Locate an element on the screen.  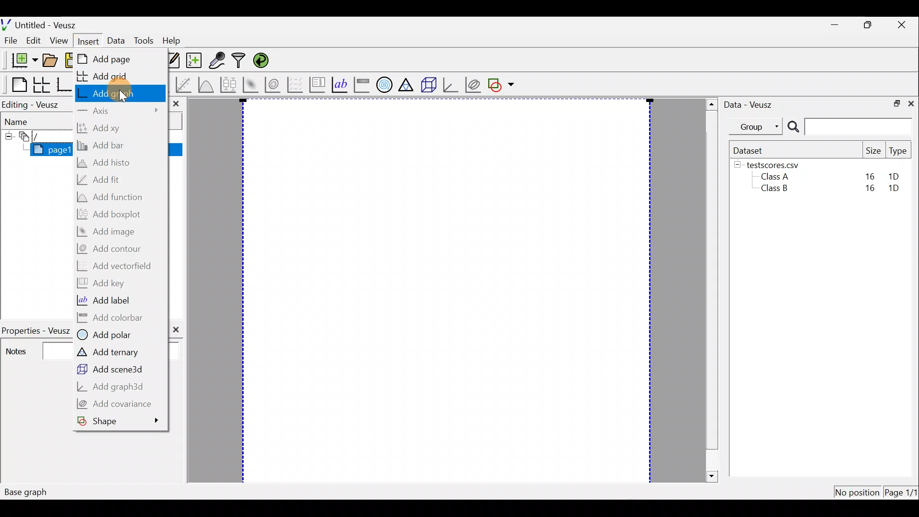
Add xy is located at coordinates (103, 128).